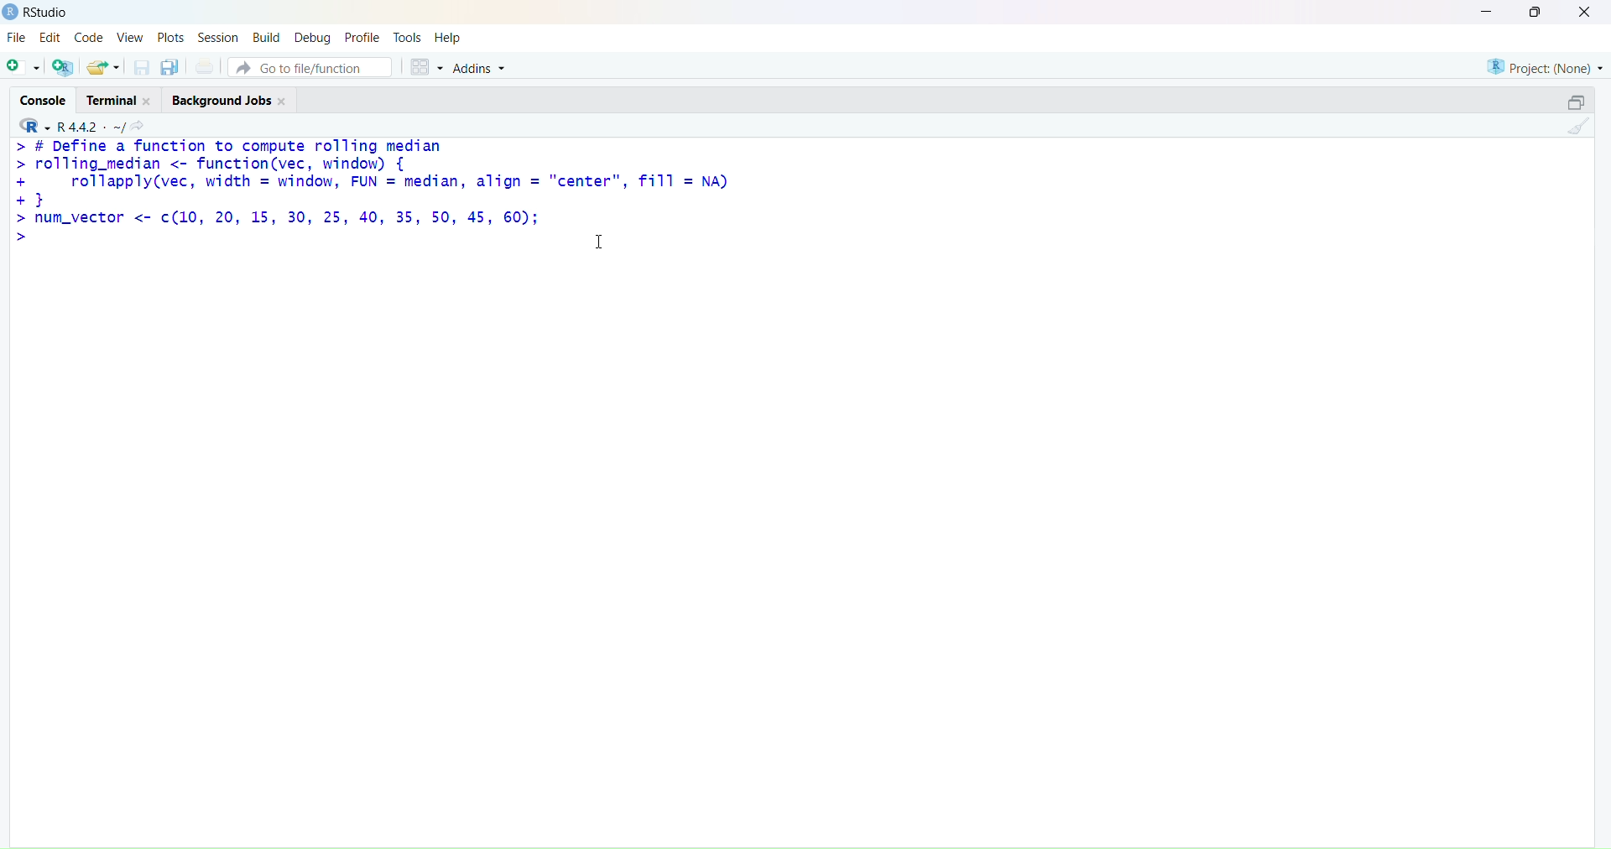 This screenshot has width=1611, height=849. I want to click on tools, so click(408, 38).